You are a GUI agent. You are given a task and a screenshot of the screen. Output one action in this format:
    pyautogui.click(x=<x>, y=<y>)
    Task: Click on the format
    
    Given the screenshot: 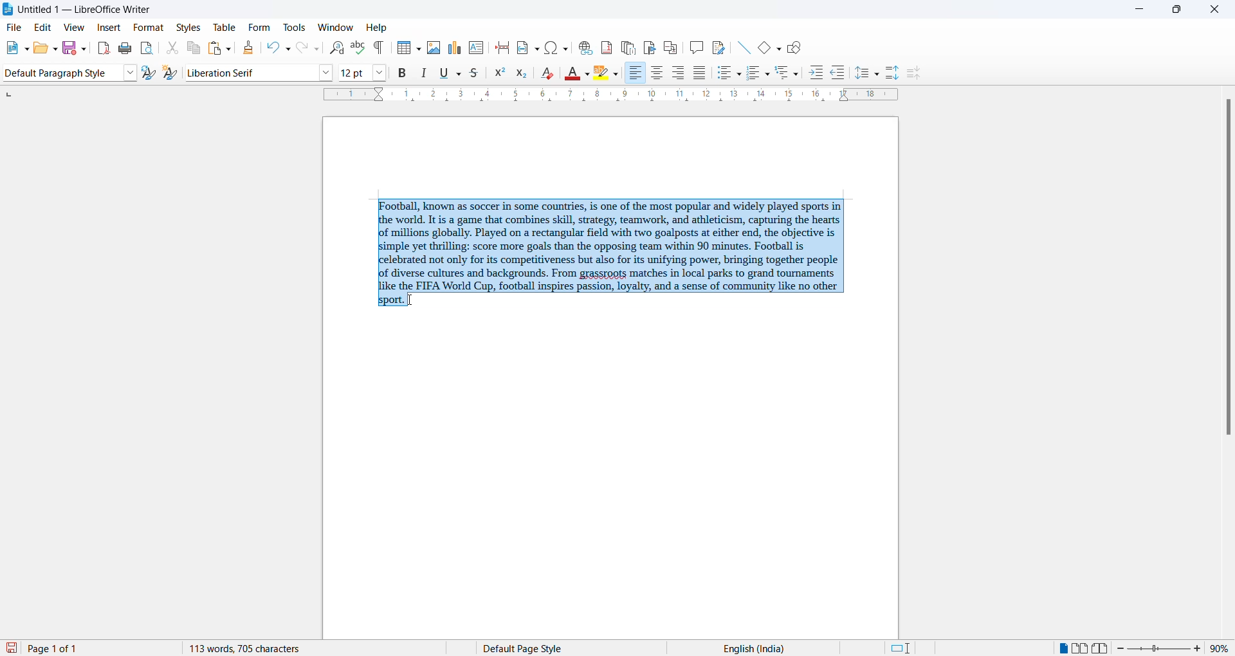 What is the action you would take?
    pyautogui.click(x=147, y=28)
    